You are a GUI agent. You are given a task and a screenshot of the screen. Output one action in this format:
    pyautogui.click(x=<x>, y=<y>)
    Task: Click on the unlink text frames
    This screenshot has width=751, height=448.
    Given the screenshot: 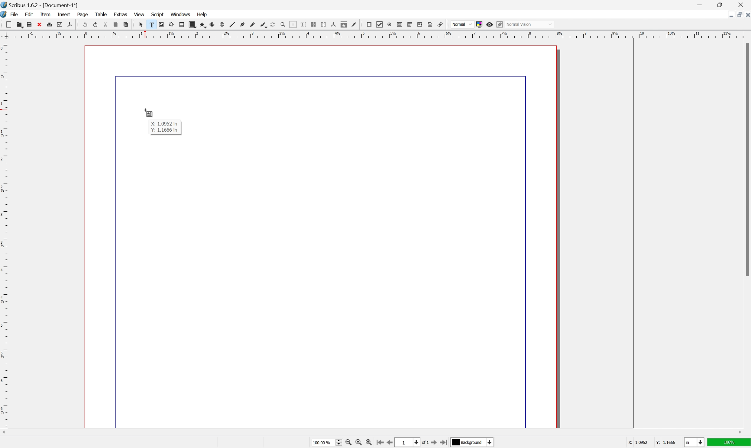 What is the action you would take?
    pyautogui.click(x=323, y=24)
    